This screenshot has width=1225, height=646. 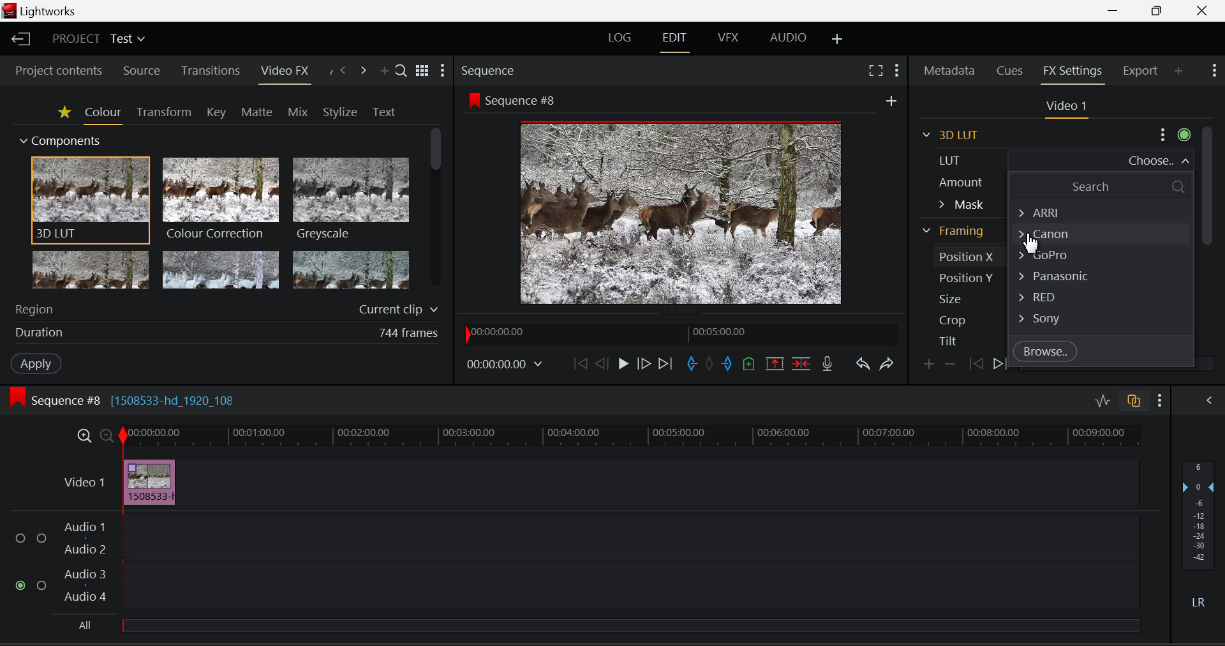 I want to click on Mask, so click(x=960, y=206).